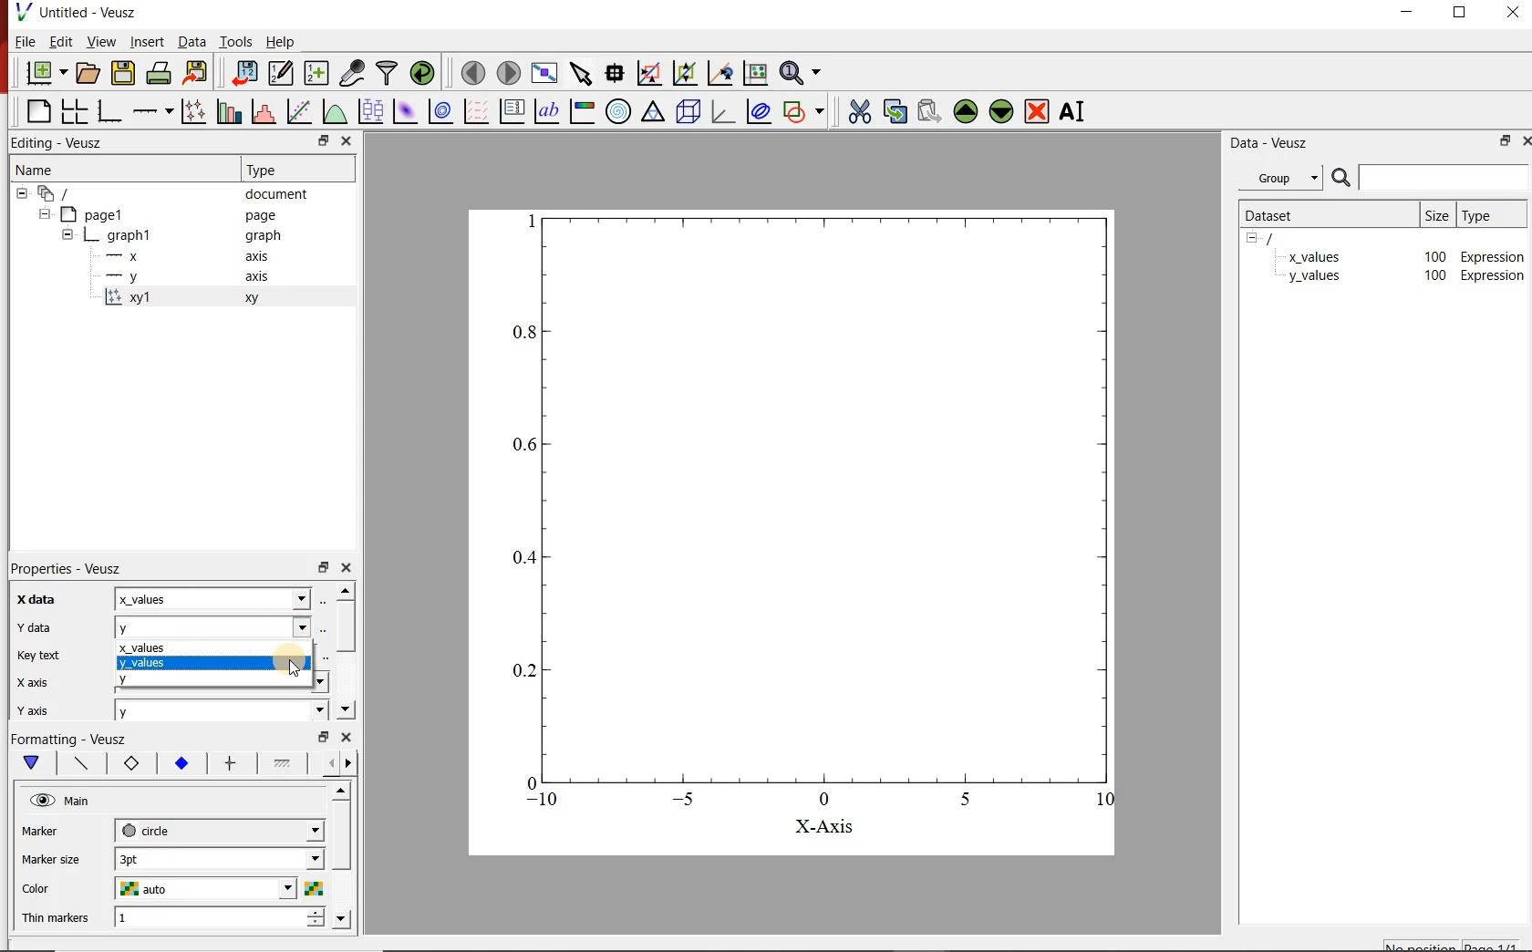 The width and height of the screenshot is (1532, 952). I want to click on arrange graphs in a grid, so click(74, 112).